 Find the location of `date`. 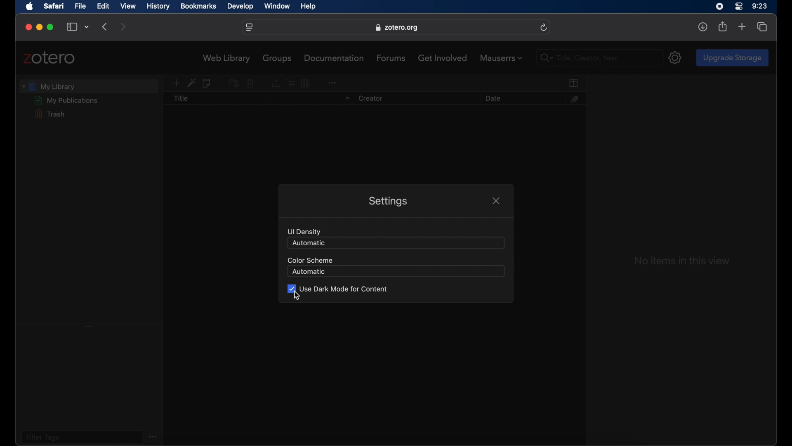

date is located at coordinates (493, 98).